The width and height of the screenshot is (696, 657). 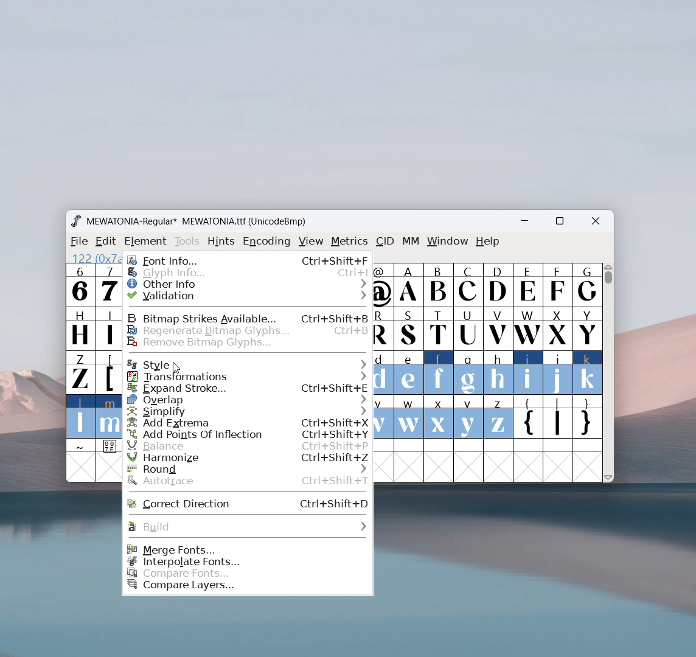 I want to click on remove bitmap glyphs, so click(x=248, y=342).